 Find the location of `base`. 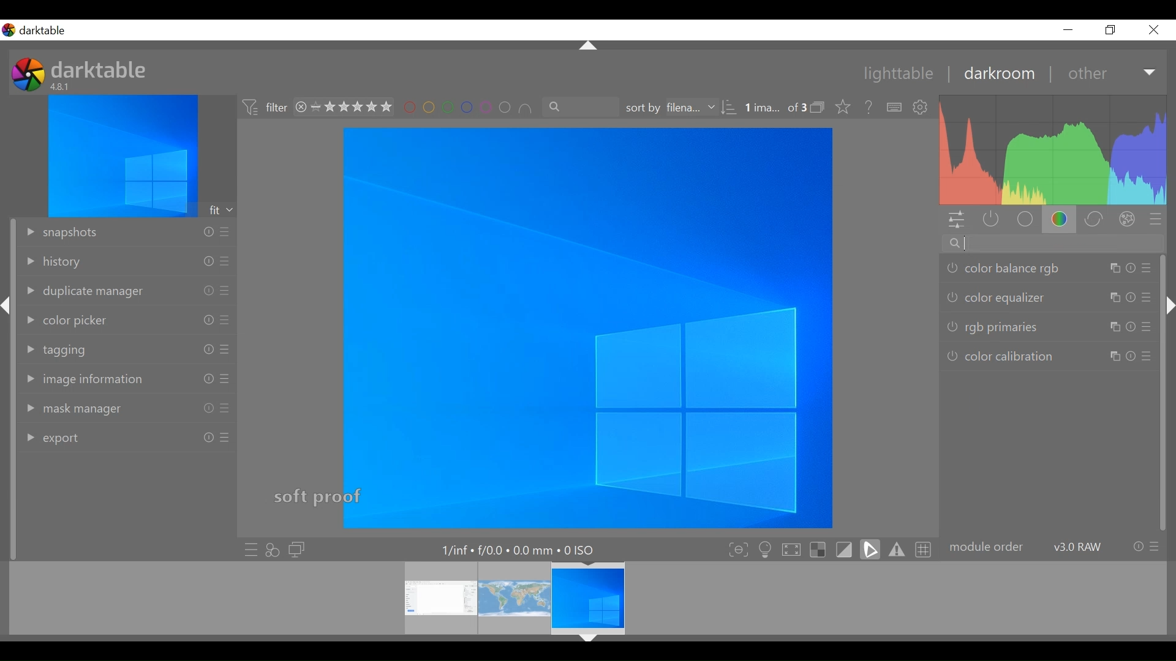

base is located at coordinates (1024, 220).